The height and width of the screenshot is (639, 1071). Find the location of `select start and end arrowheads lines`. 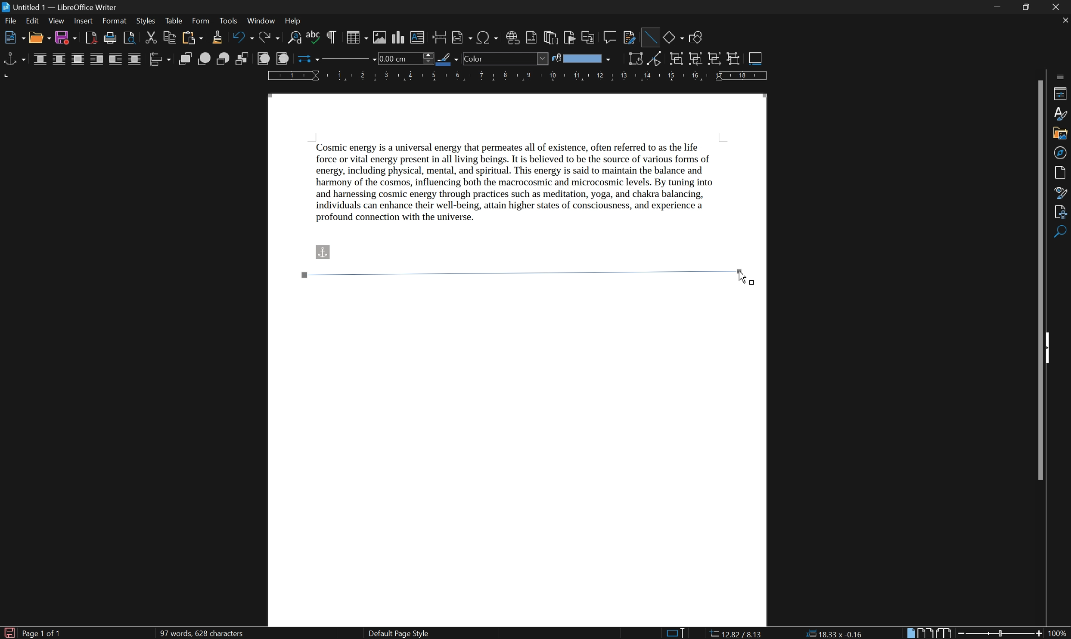

select start and end arrowheads lines is located at coordinates (305, 59).